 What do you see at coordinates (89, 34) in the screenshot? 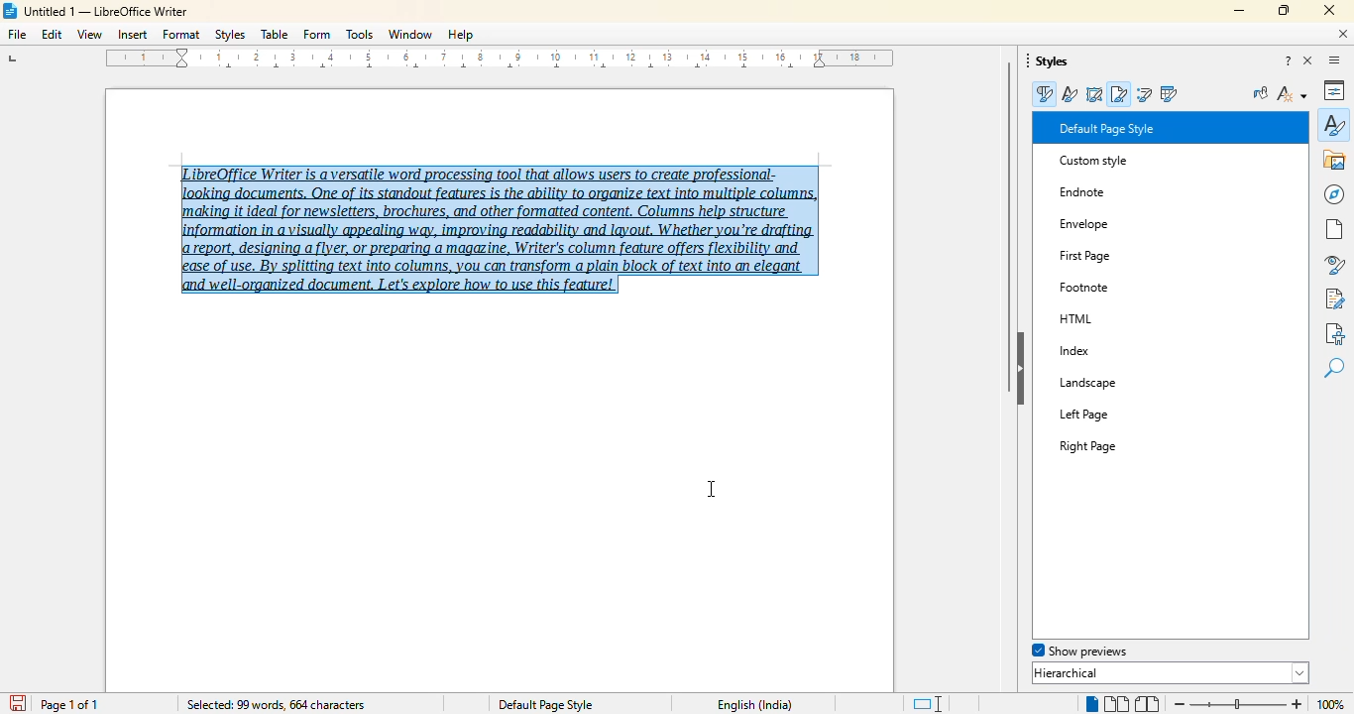
I see `view` at bounding box center [89, 34].